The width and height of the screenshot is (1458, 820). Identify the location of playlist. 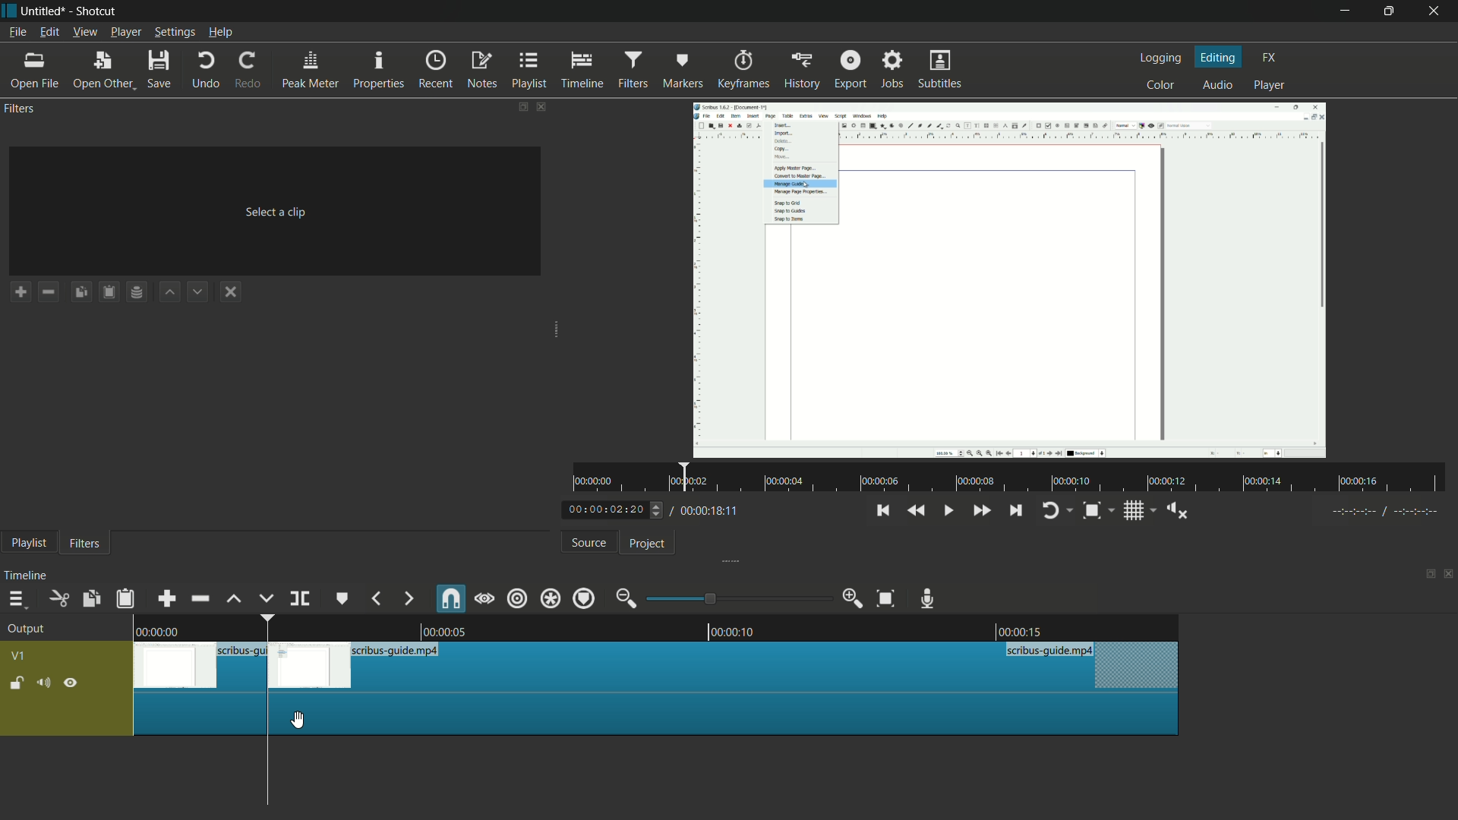
(532, 69).